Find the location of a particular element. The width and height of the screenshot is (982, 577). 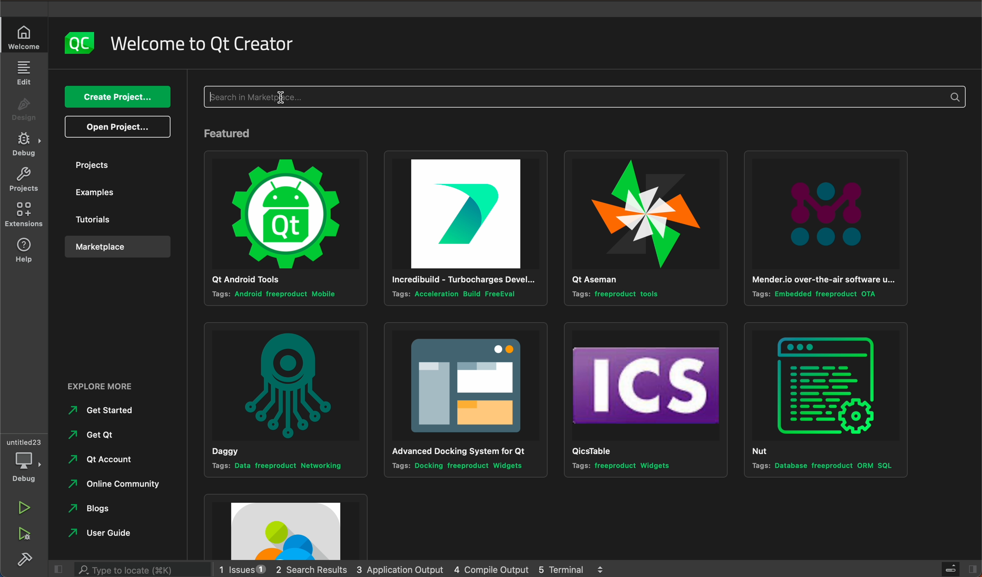

typing start is located at coordinates (584, 98).